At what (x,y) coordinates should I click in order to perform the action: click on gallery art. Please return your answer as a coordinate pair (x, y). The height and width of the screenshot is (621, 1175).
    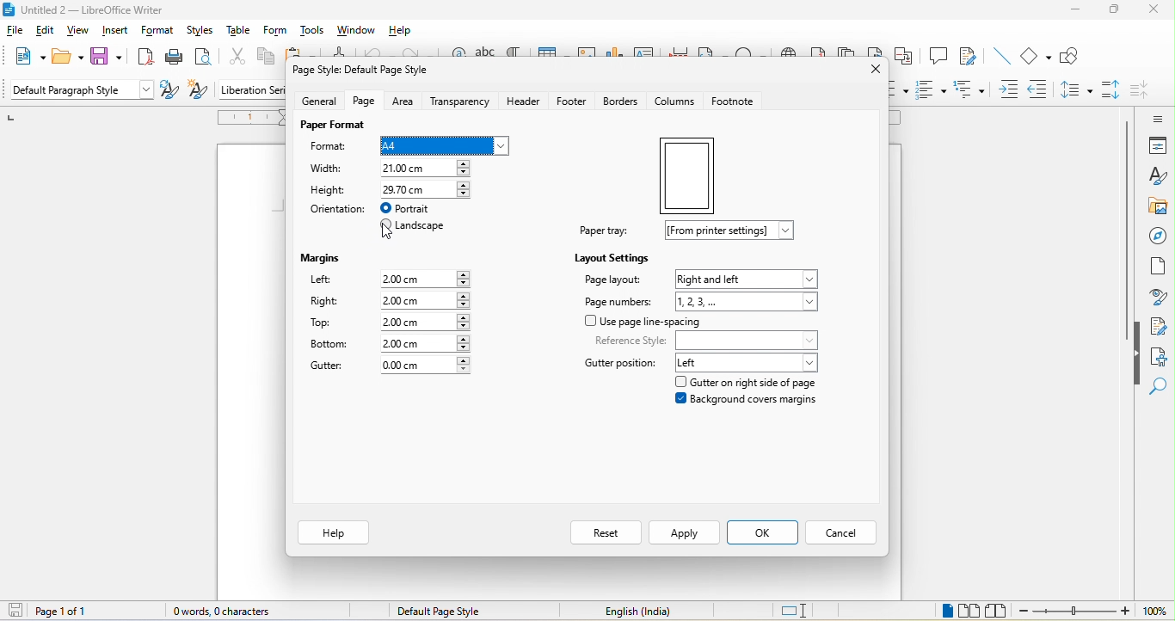
    Looking at the image, I should click on (1157, 207).